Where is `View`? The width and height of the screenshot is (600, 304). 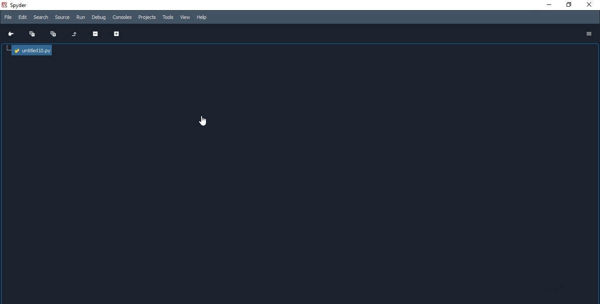 View is located at coordinates (185, 17).